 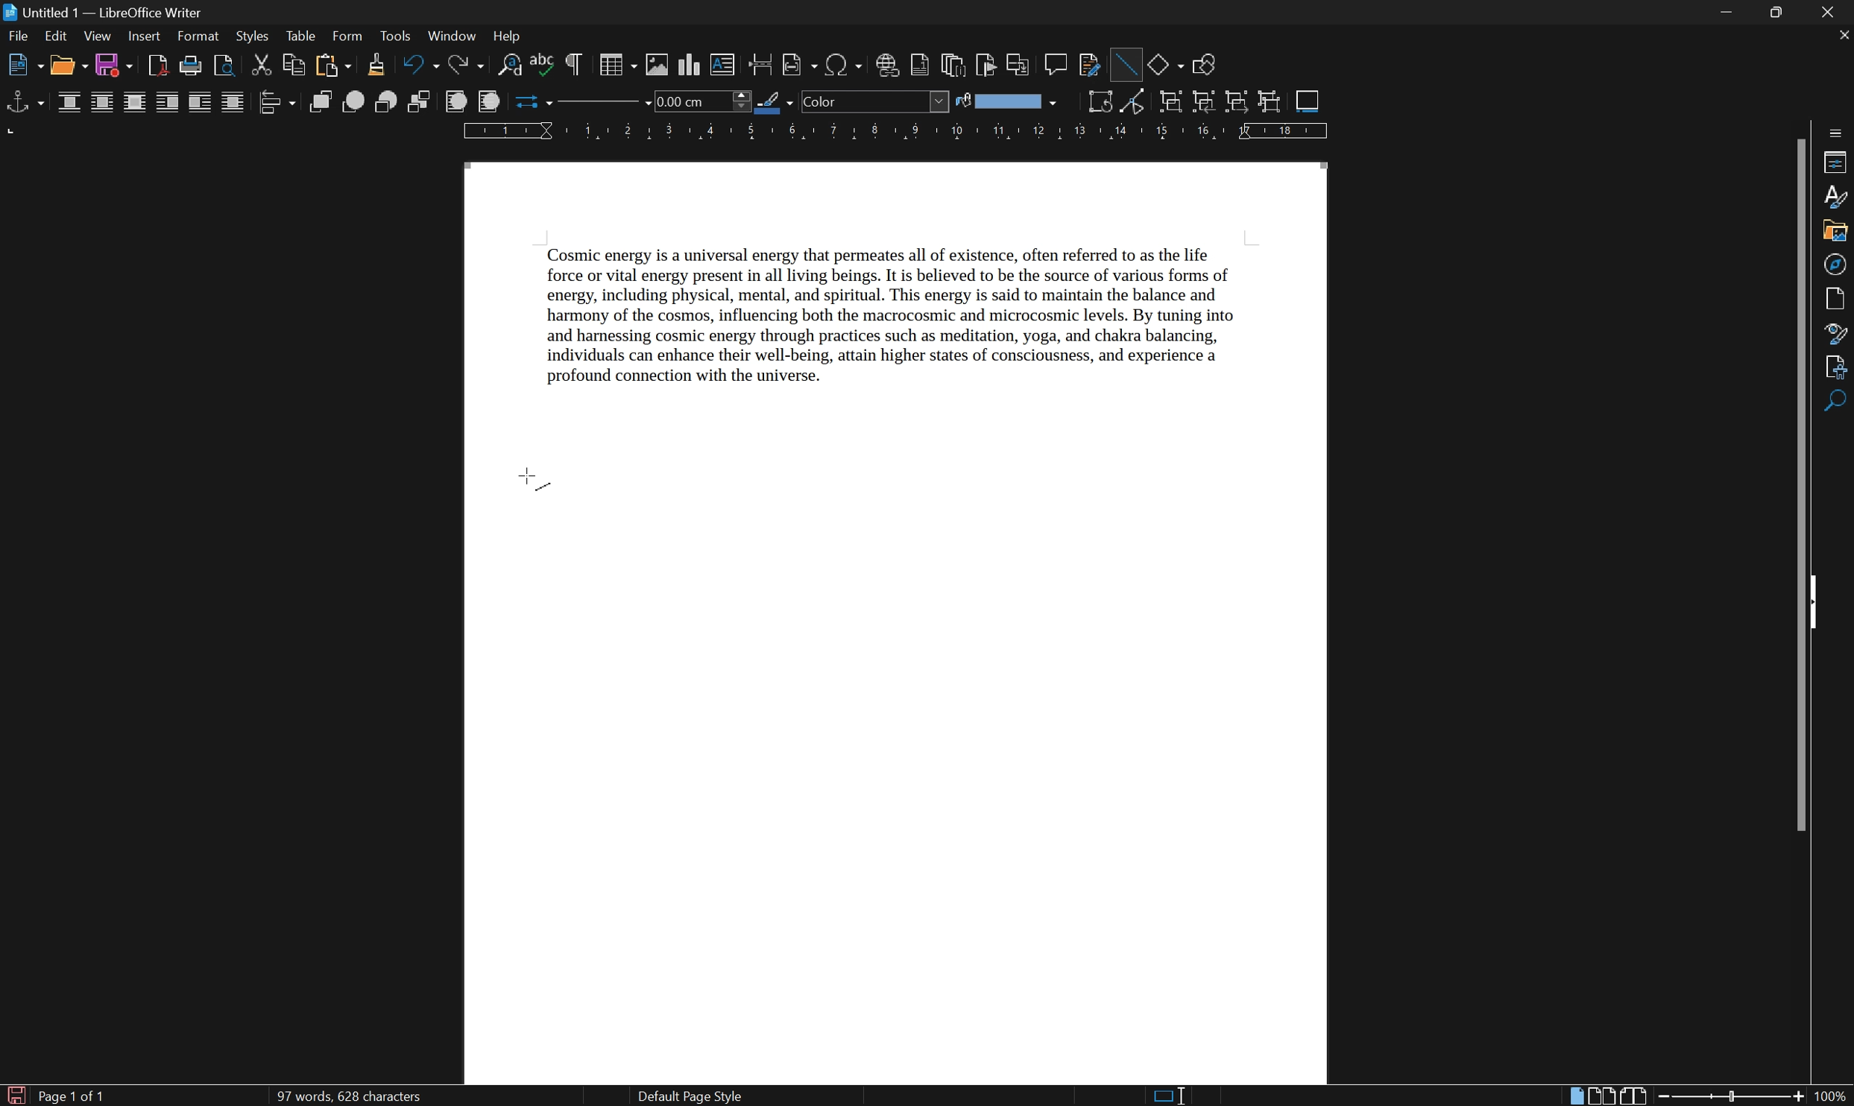 What do you see at coordinates (133, 104) in the screenshot?
I see `optimal` at bounding box center [133, 104].